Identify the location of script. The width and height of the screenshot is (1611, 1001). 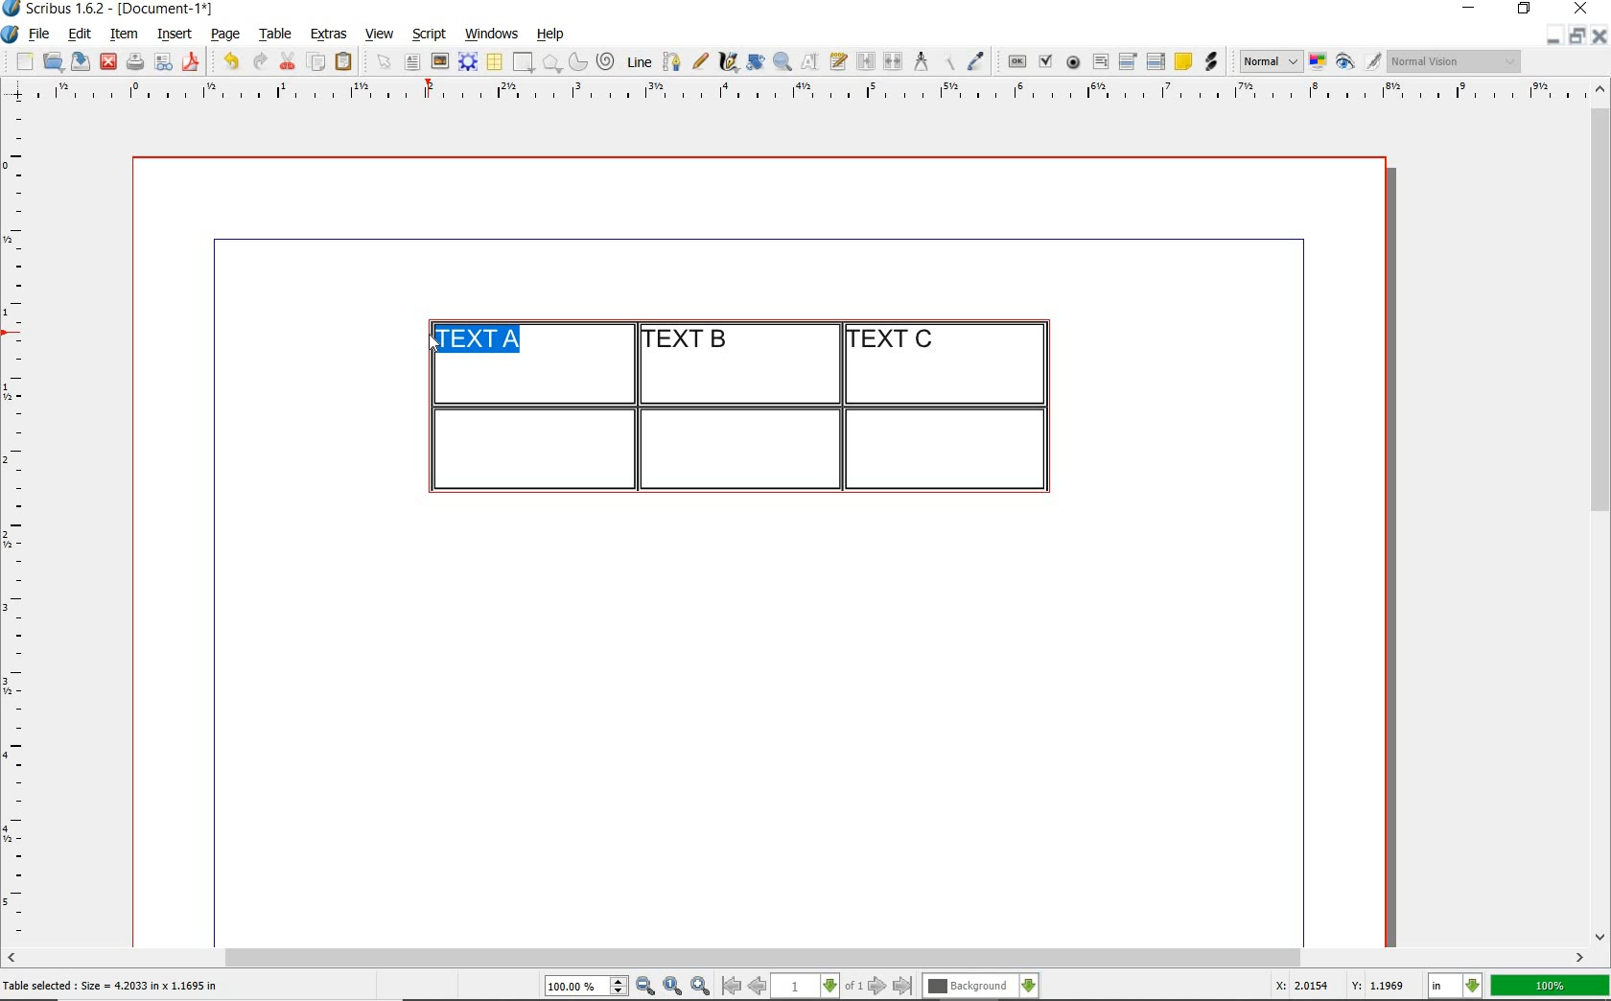
(429, 34).